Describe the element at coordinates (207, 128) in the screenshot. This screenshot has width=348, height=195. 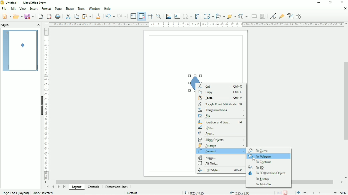
I see `Line` at that location.